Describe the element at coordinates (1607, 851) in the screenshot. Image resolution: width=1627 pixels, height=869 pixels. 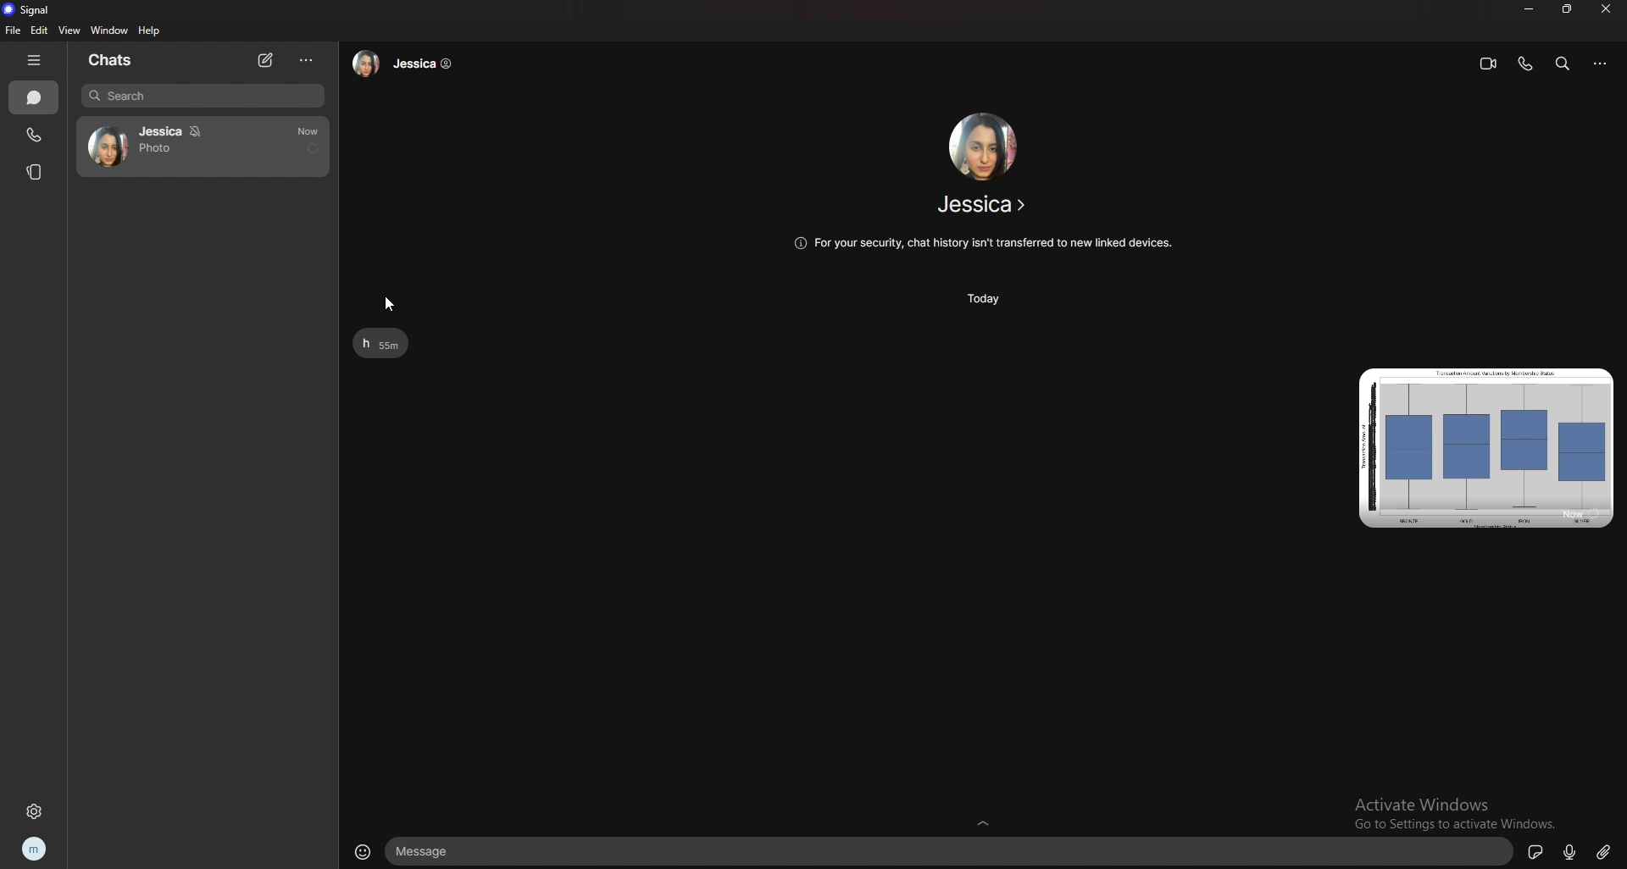
I see `attachment` at that location.